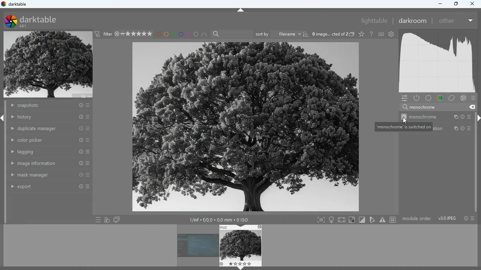 The image size is (481, 270). I want to click on description, so click(405, 127).